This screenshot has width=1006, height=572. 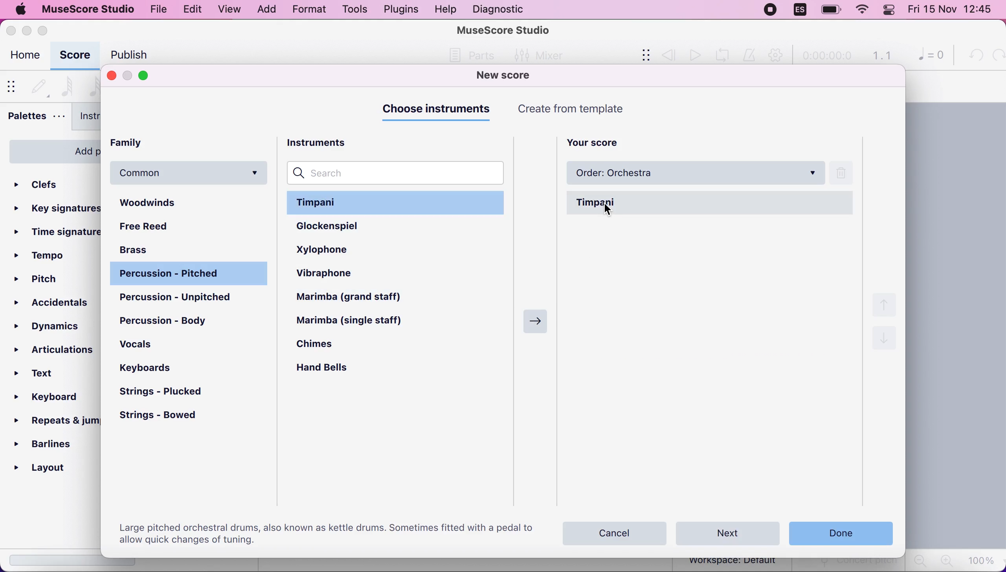 What do you see at coordinates (53, 303) in the screenshot?
I see `accidentals` at bounding box center [53, 303].